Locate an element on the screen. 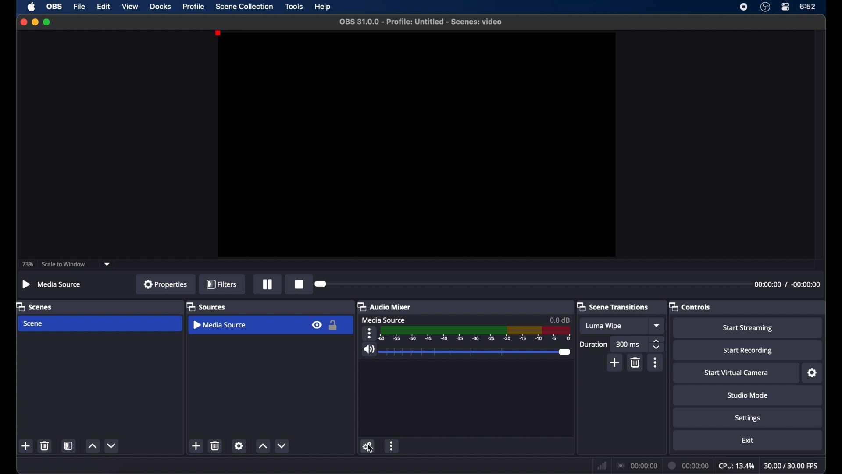 This screenshot has height=474, width=842. screen recorder icon is located at coordinates (744, 7).